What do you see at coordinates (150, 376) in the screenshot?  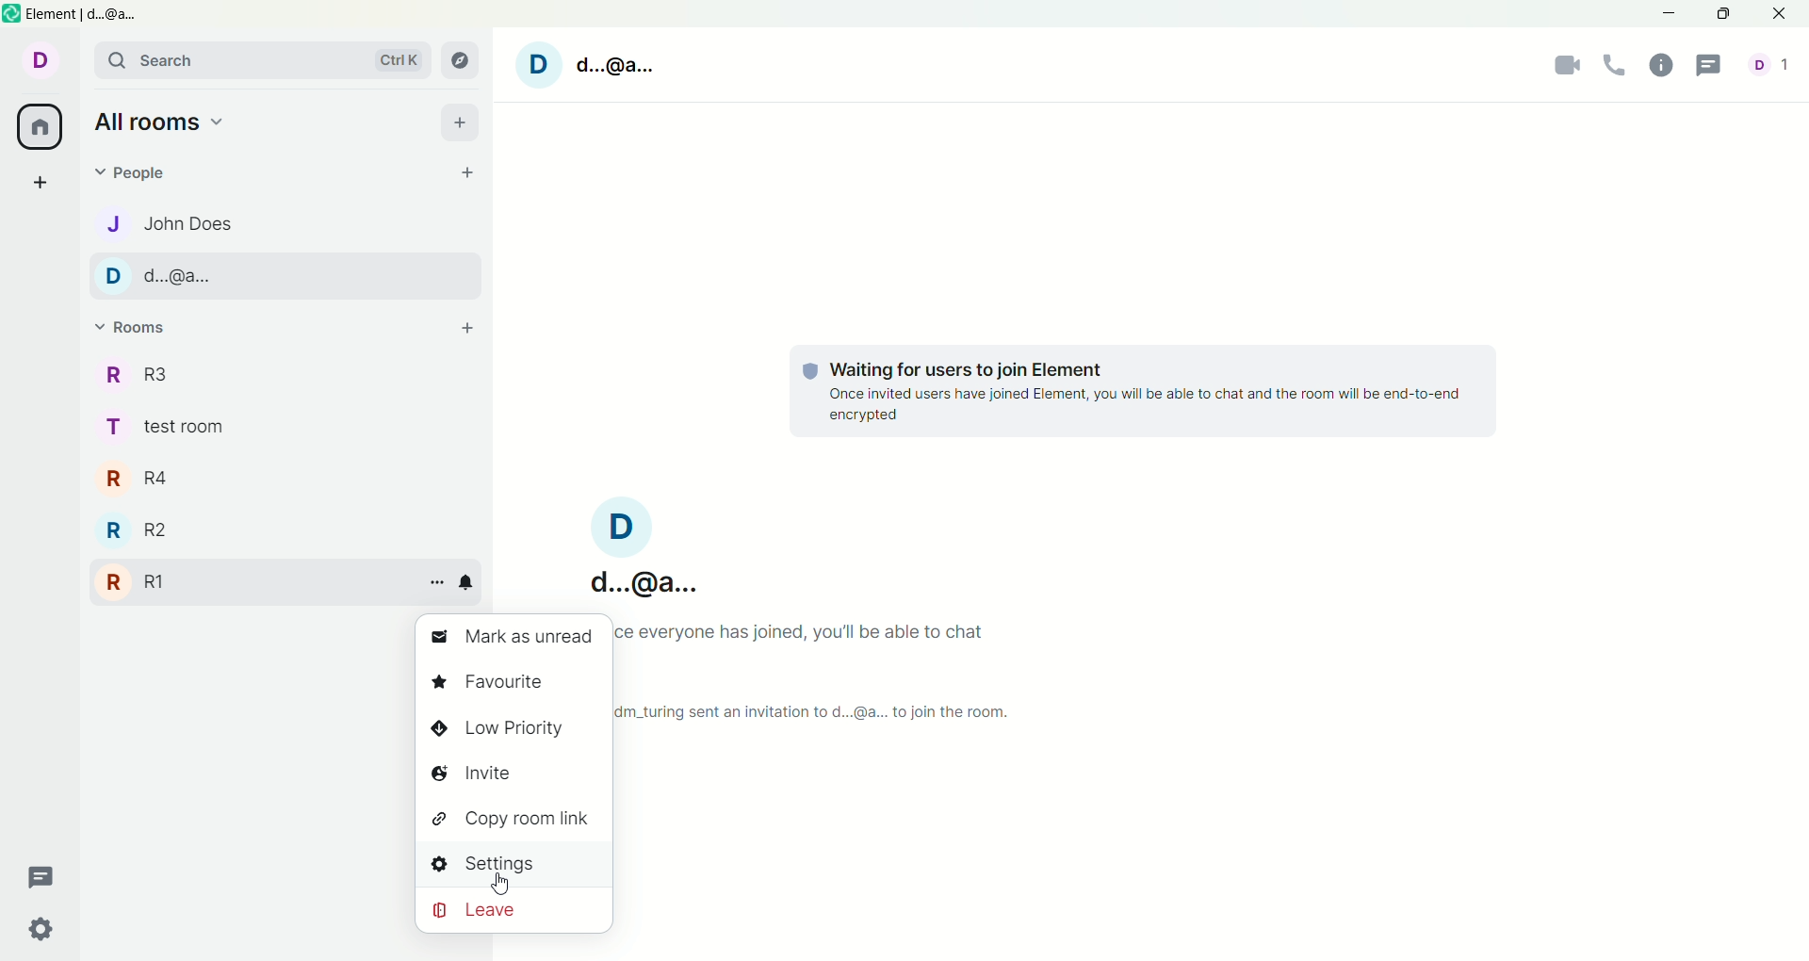 I see `r  r3` at bounding box center [150, 376].